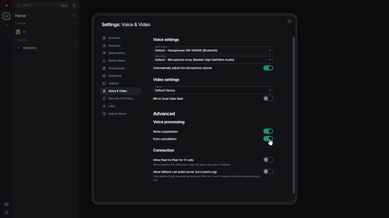  I want to click on sidebar, so click(112, 83).